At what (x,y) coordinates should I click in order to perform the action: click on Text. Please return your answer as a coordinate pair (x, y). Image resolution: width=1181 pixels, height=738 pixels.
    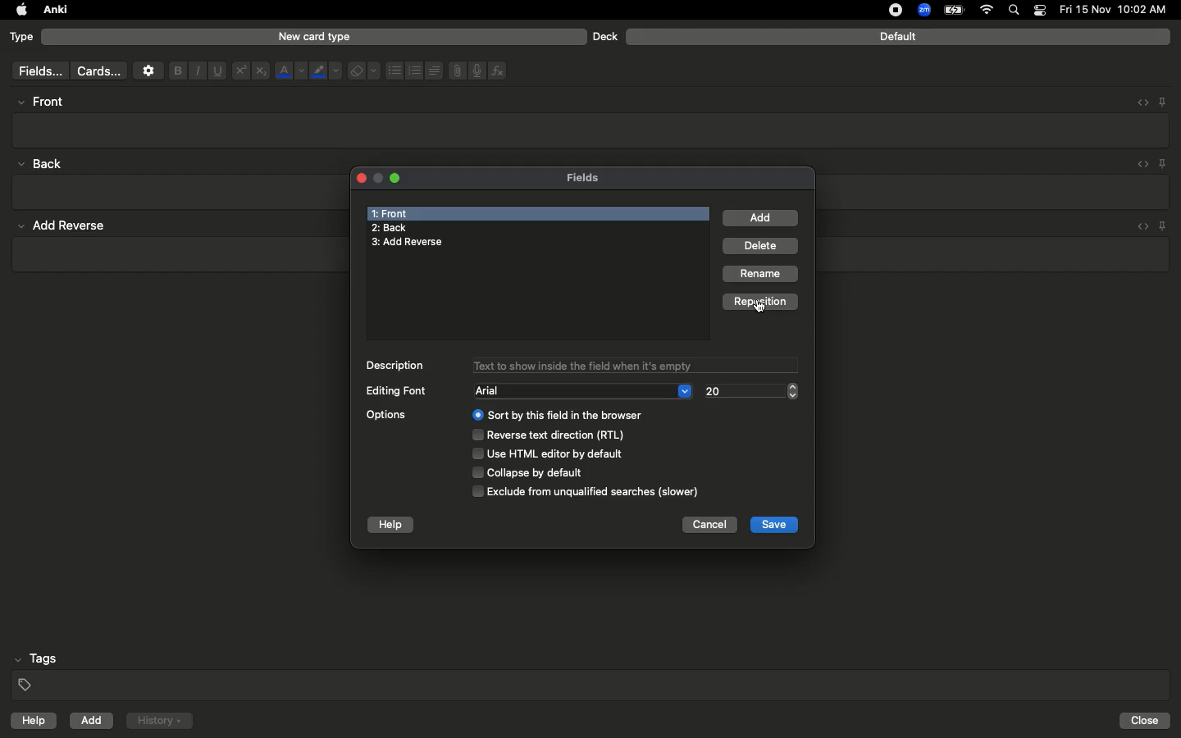
    Looking at the image, I should click on (634, 364).